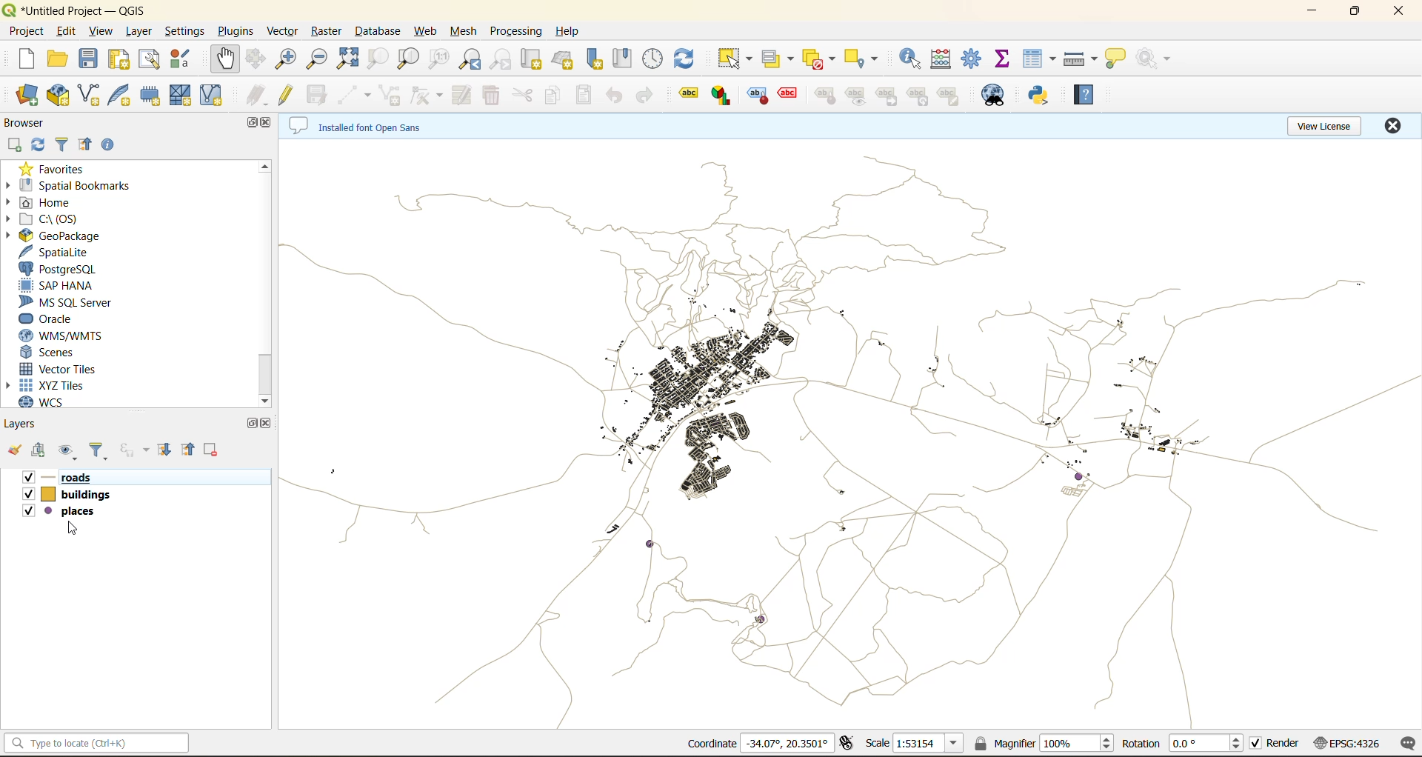 The image size is (1422, 757). I want to click on new, so click(23, 59).